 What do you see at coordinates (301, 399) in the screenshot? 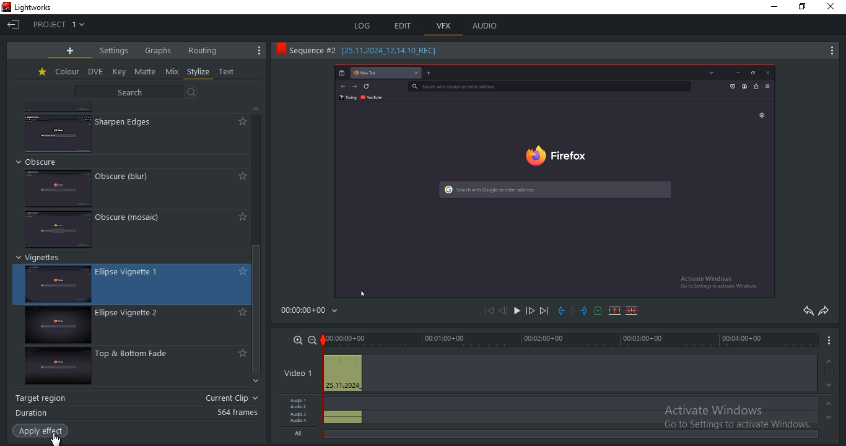
I see `Audio 1` at bounding box center [301, 399].